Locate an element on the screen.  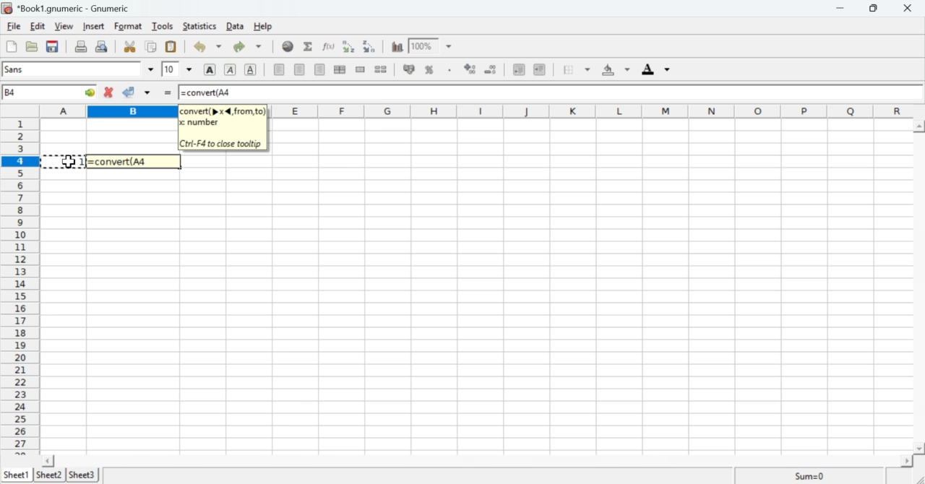
scroll left is located at coordinates (46, 461).